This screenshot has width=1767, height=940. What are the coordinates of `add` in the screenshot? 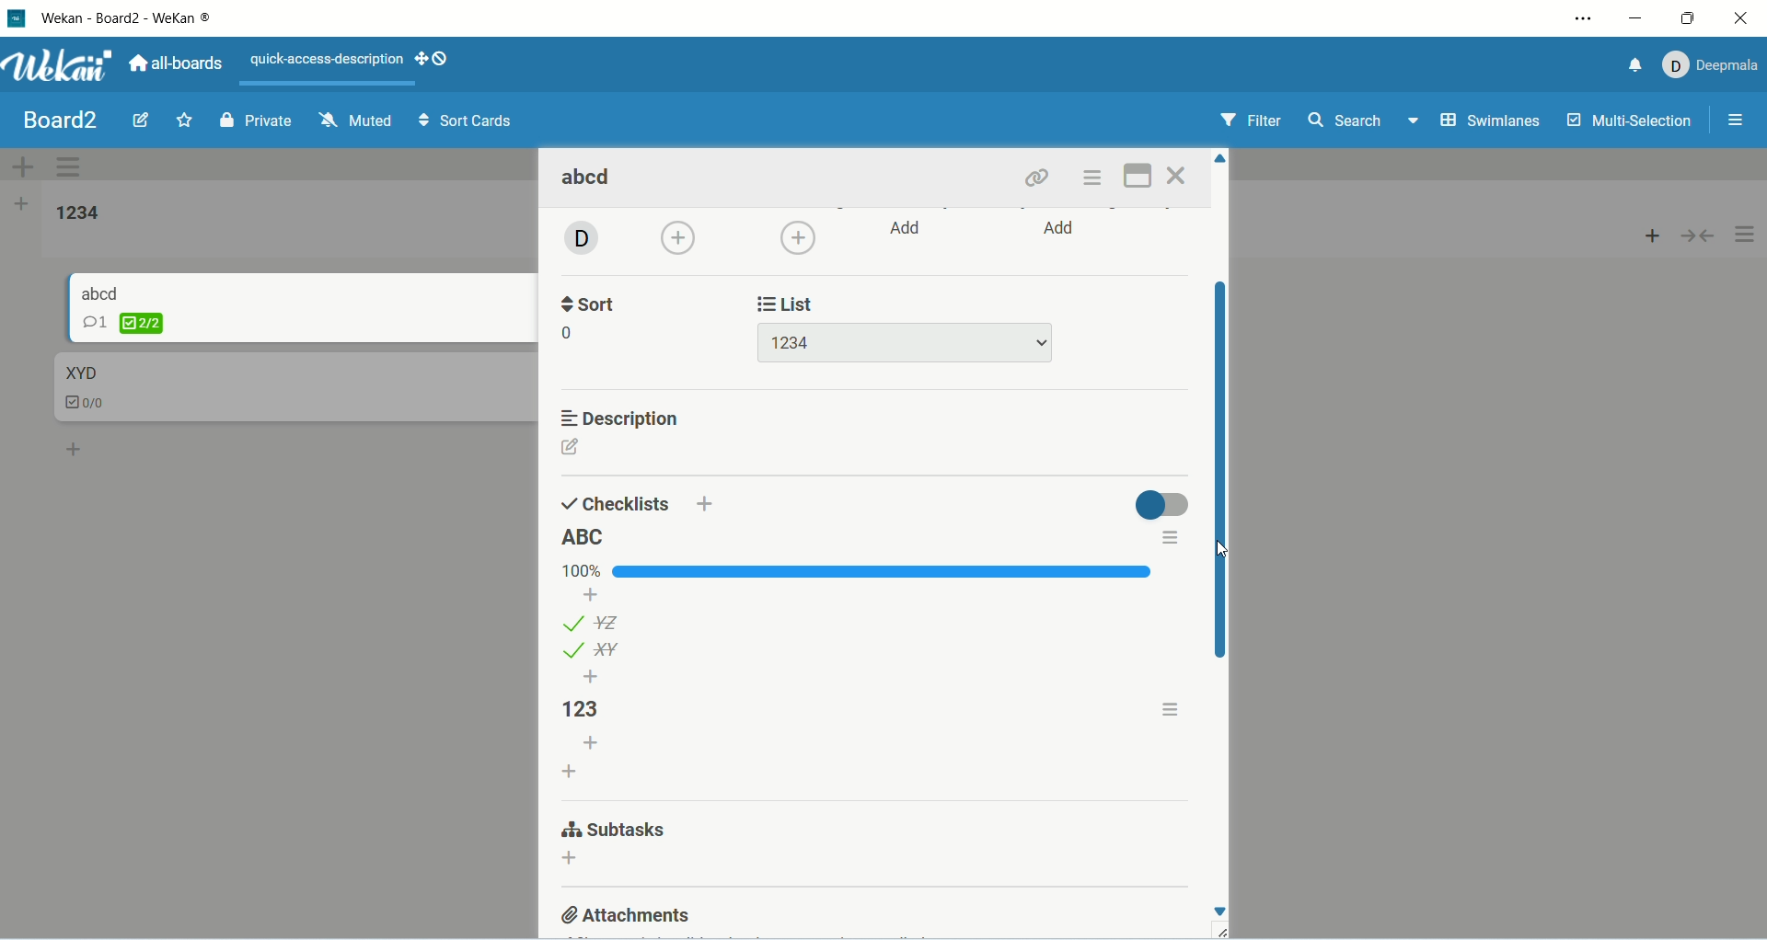 It's located at (76, 448).